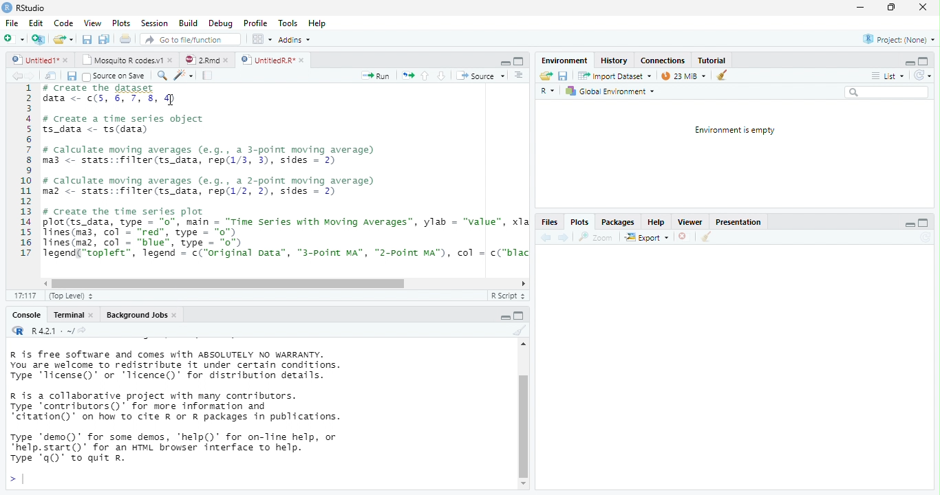 This screenshot has width=940, height=495. What do you see at coordinates (261, 39) in the screenshot?
I see `wrokspace pan` at bounding box center [261, 39].